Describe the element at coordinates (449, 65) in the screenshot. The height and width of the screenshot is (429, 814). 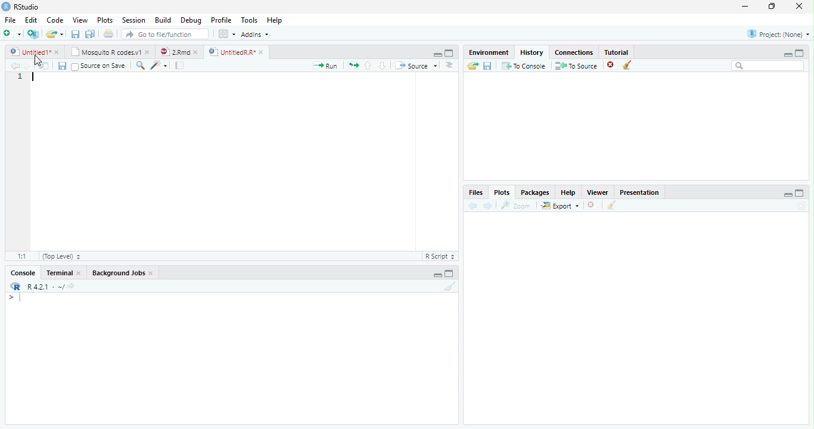
I see `Show document outline` at that location.